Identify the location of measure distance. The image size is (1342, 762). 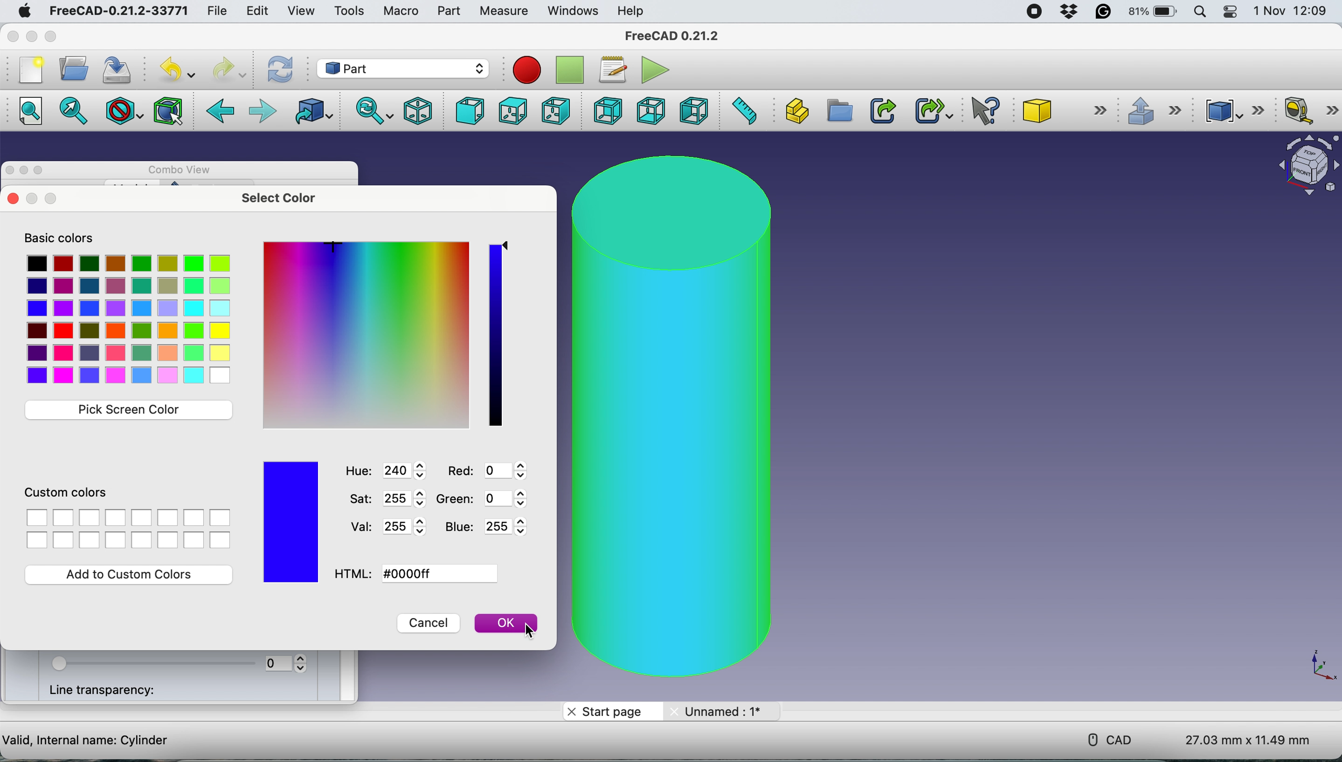
(747, 110).